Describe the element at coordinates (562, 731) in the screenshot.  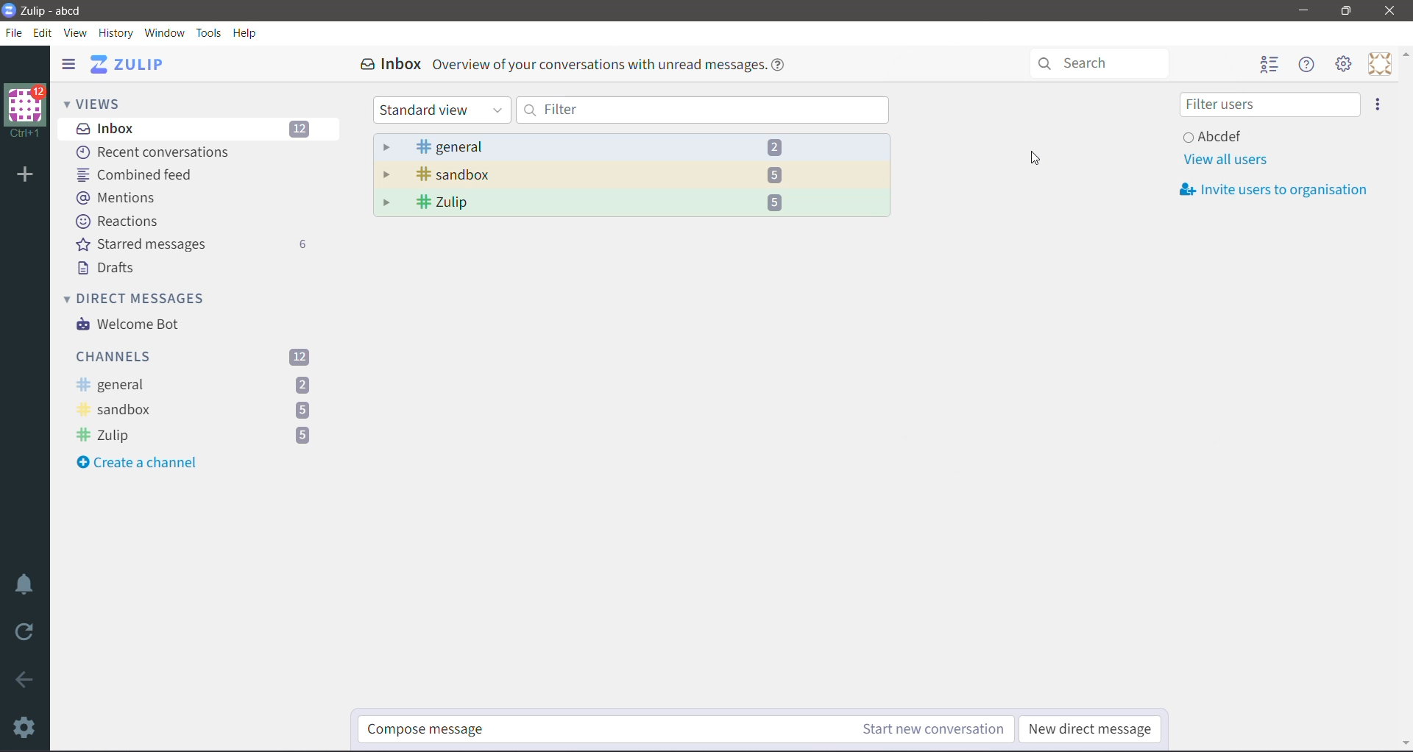
I see `Compose message             ` at that location.